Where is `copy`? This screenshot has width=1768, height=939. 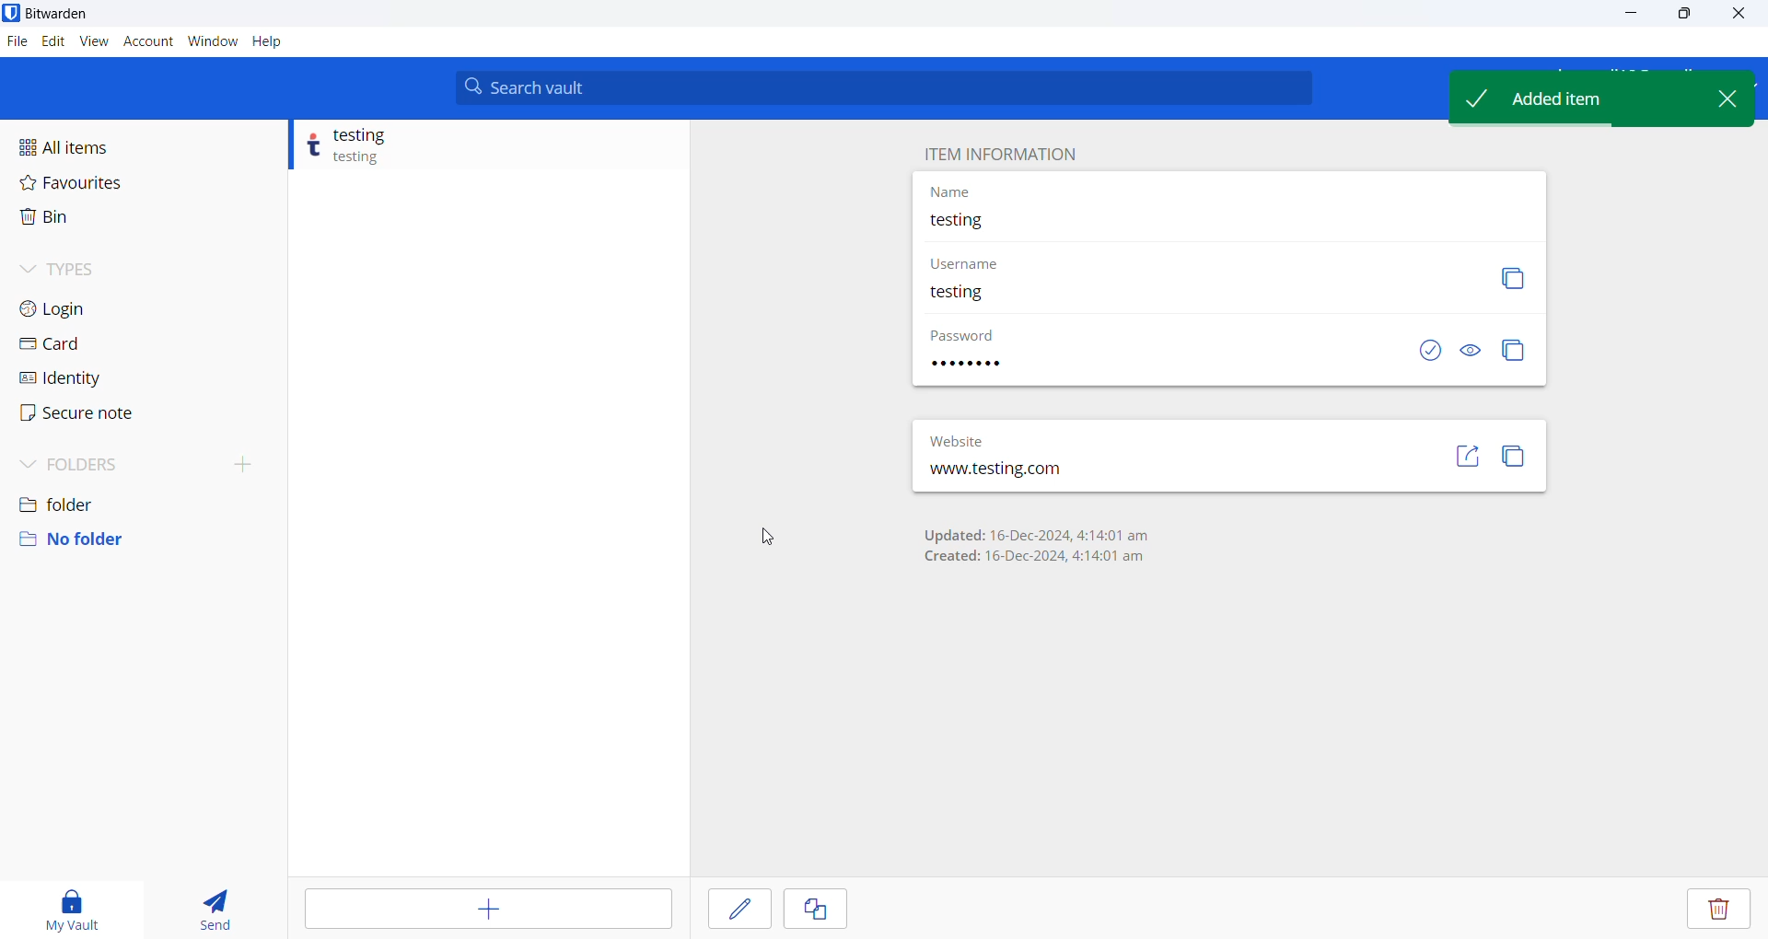
copy is located at coordinates (817, 910).